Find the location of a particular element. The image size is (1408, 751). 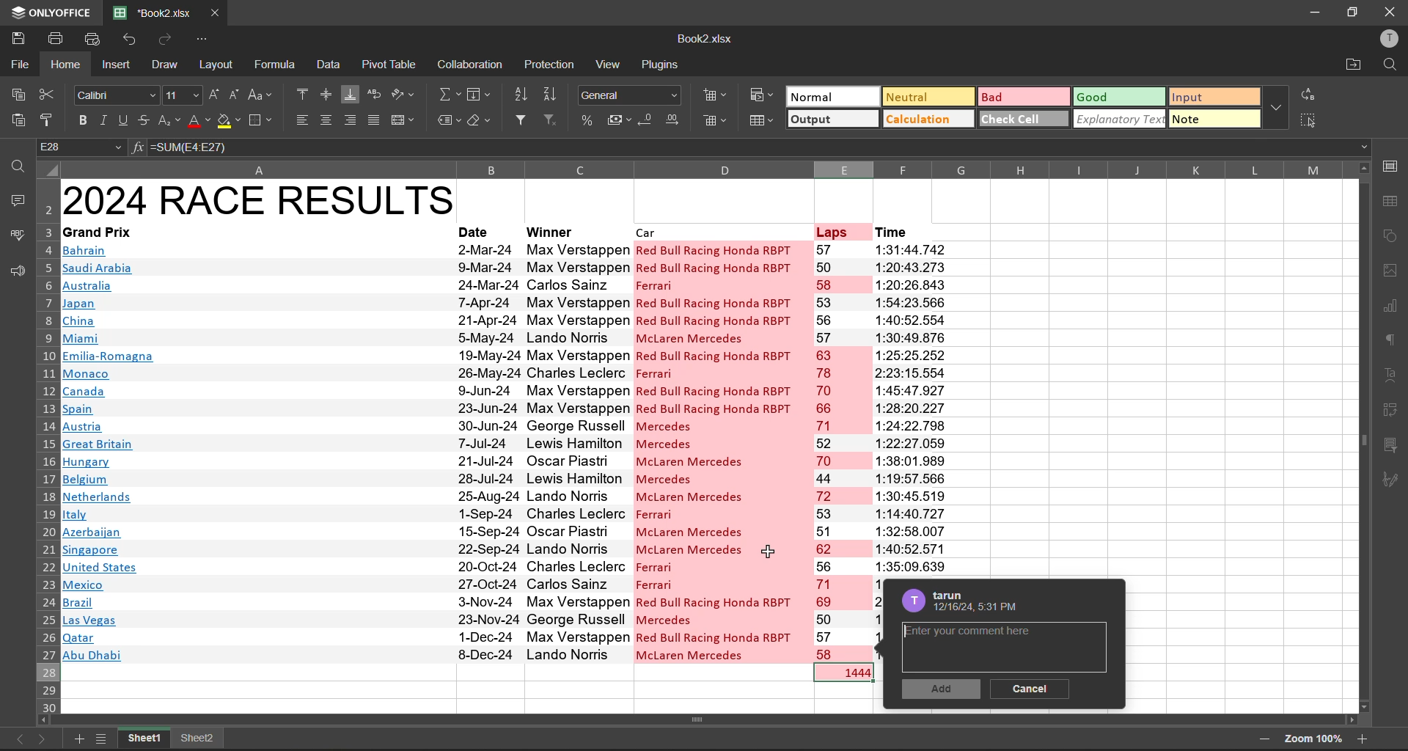

filename is located at coordinates (708, 40).